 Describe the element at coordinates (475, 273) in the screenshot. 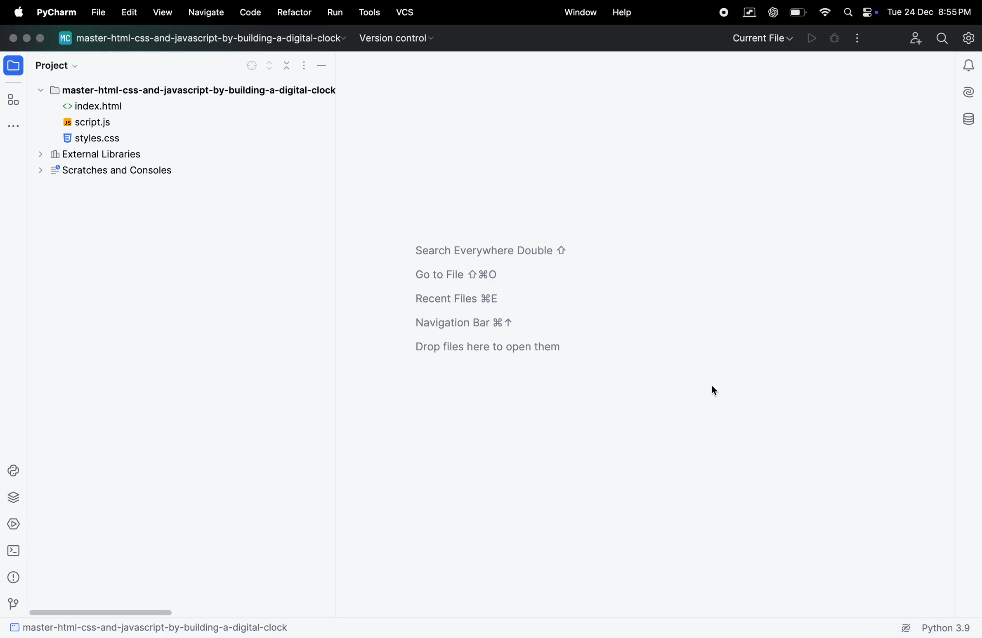

I see `go to file` at that location.